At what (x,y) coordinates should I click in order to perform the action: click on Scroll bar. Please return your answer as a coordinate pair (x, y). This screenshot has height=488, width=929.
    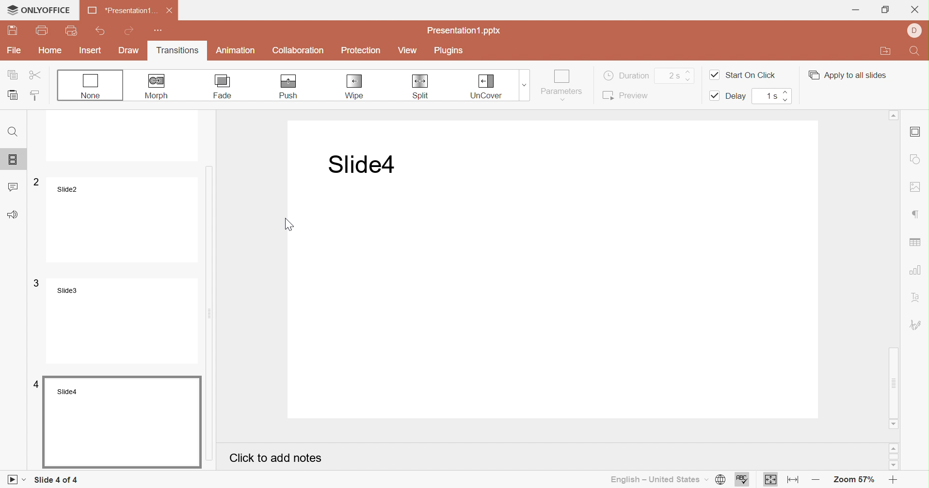
    Looking at the image, I should click on (895, 267).